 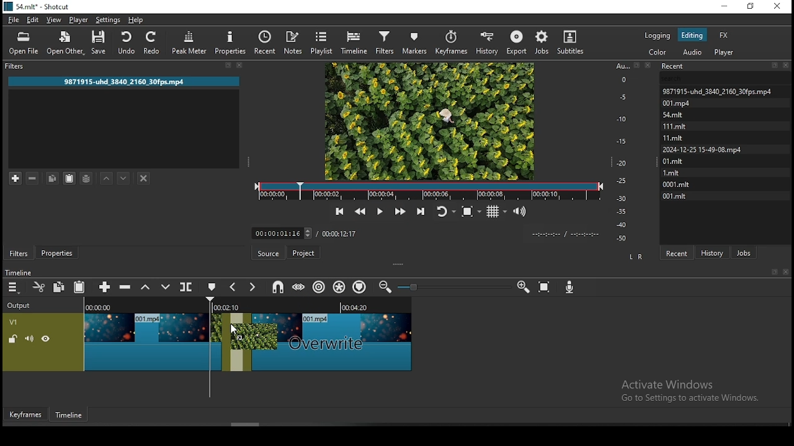 What do you see at coordinates (251, 288) in the screenshot?
I see `next marker` at bounding box center [251, 288].